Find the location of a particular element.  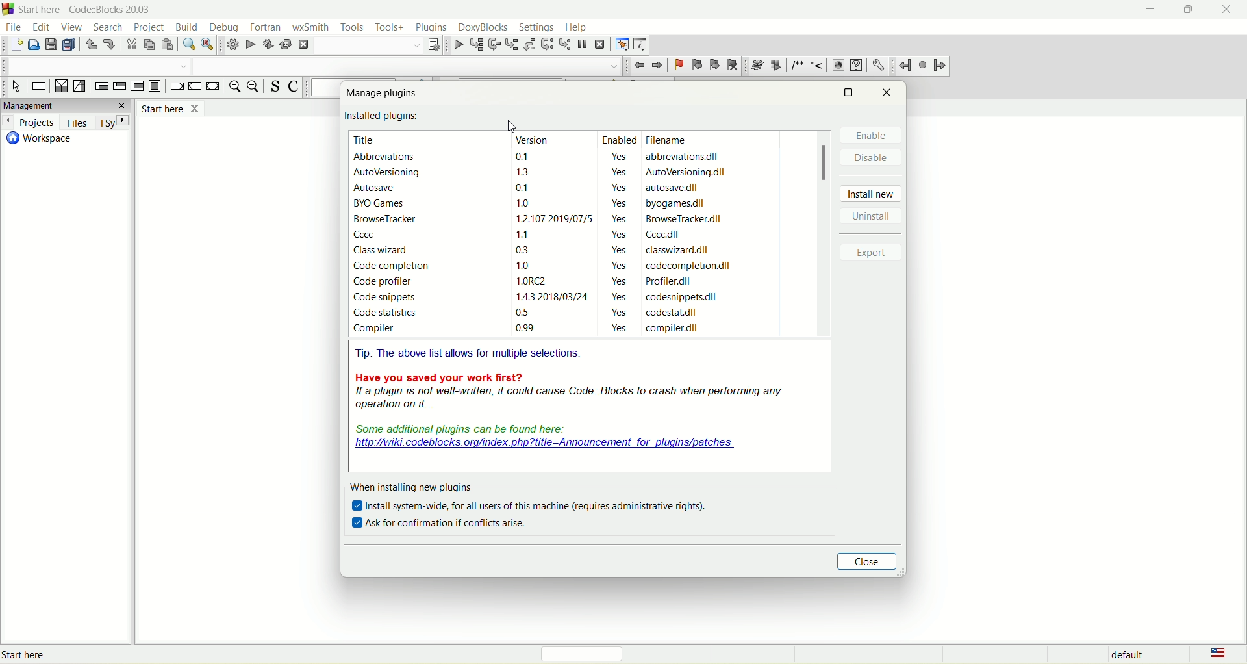

tools is located at coordinates (355, 27).